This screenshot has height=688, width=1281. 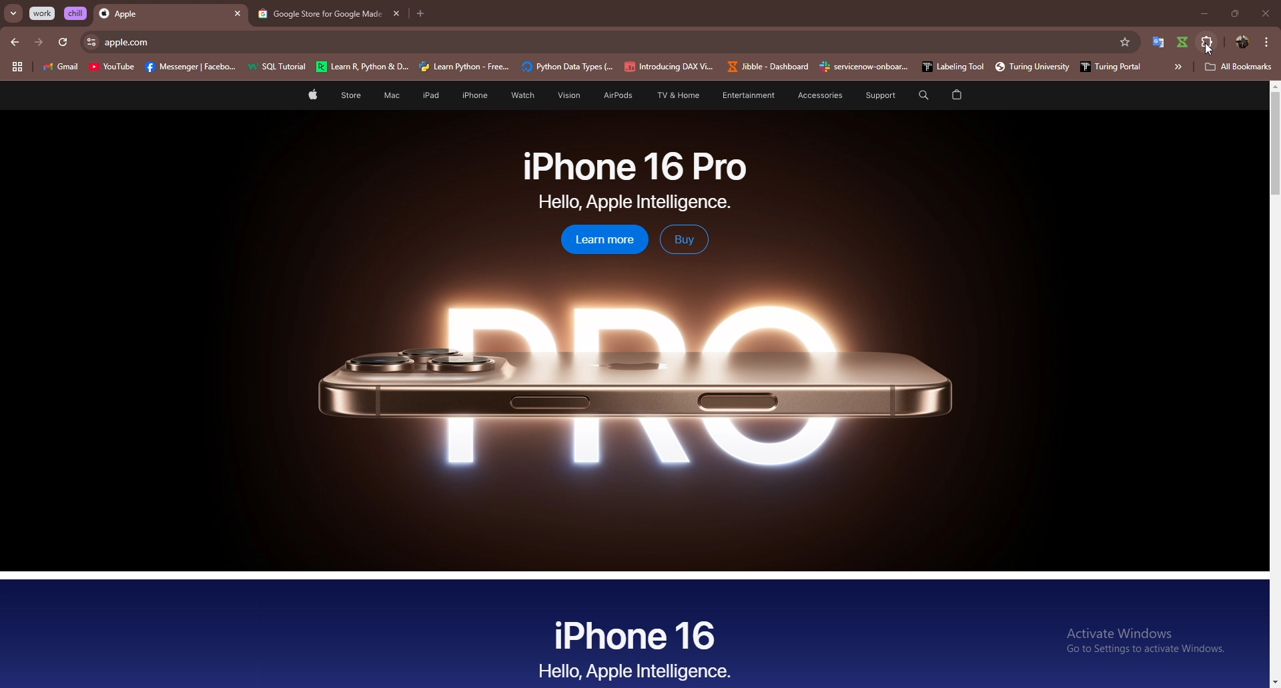 I want to click on Pro, so click(x=634, y=375).